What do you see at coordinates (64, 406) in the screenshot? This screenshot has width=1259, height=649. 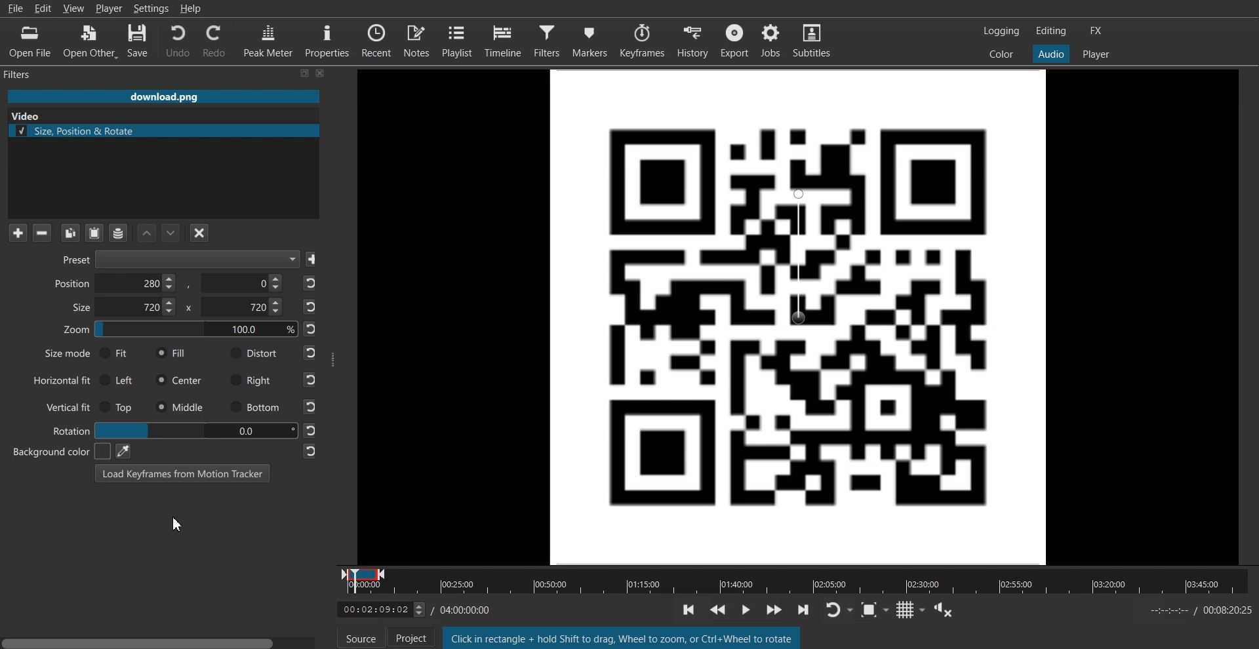 I see `Vertical fit` at bounding box center [64, 406].